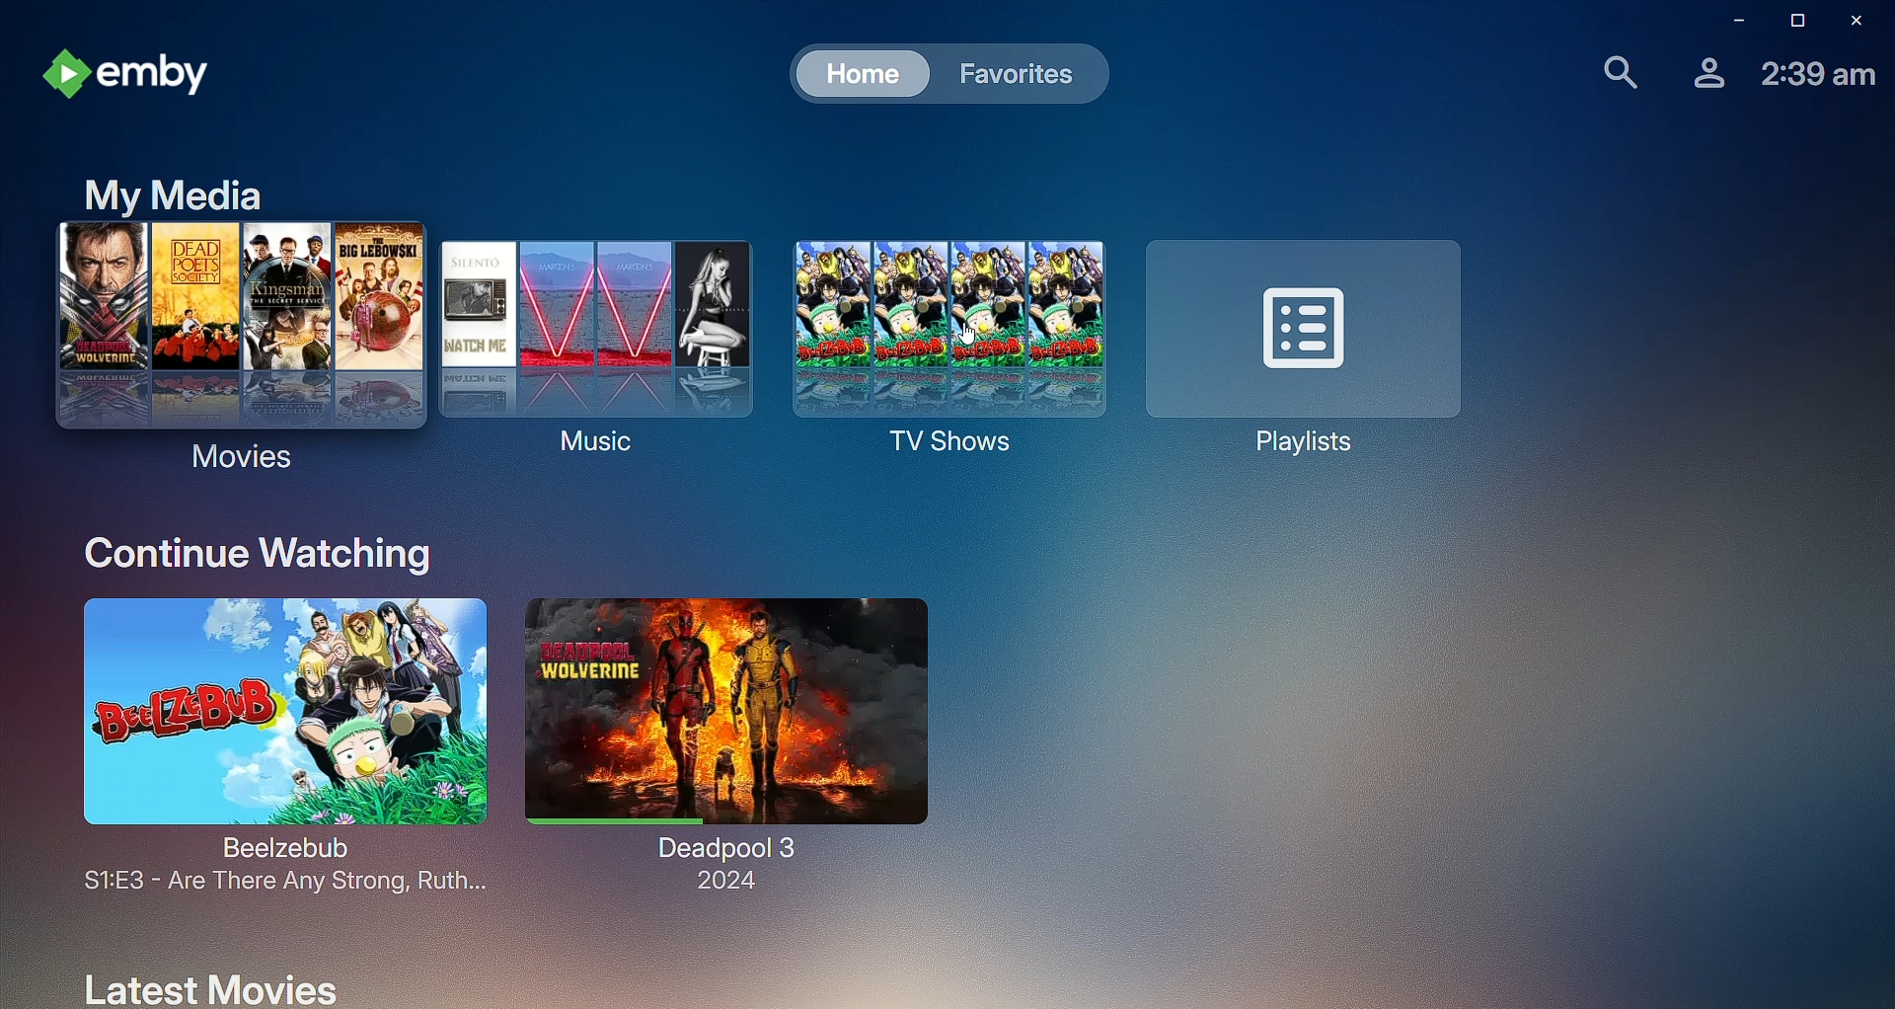  What do you see at coordinates (201, 984) in the screenshot?
I see `Latest Movies` at bounding box center [201, 984].